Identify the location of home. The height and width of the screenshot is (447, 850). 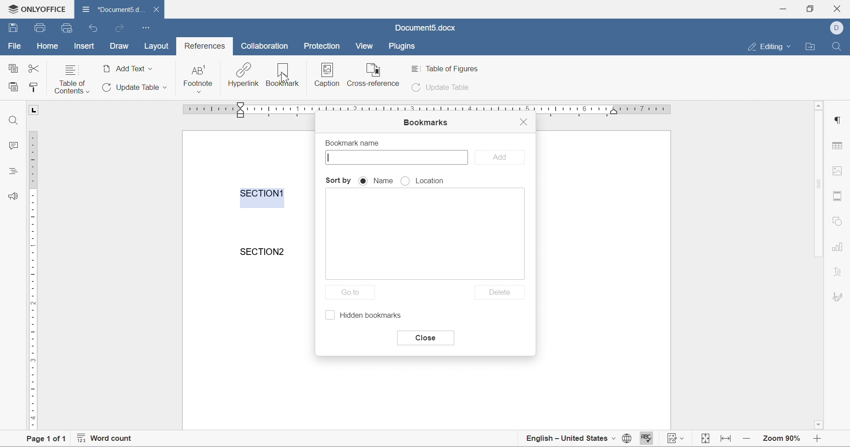
(48, 46).